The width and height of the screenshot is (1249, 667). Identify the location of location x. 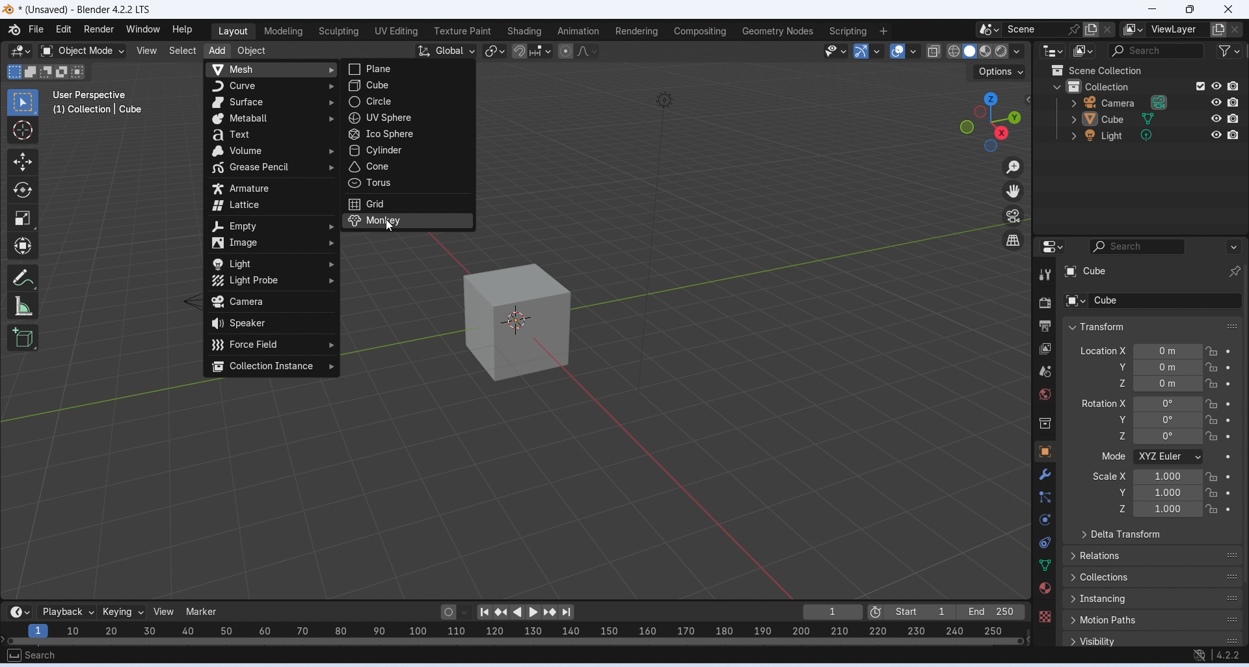
(1101, 350).